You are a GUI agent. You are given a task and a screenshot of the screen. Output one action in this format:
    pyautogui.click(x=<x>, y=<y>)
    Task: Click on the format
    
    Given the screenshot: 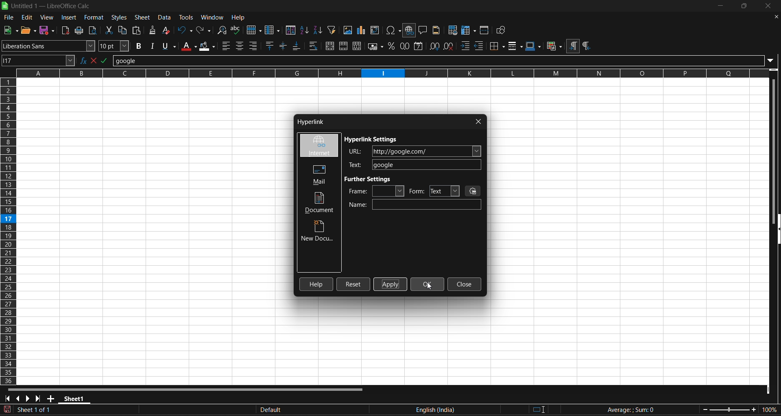 What is the action you would take?
    pyautogui.click(x=93, y=17)
    